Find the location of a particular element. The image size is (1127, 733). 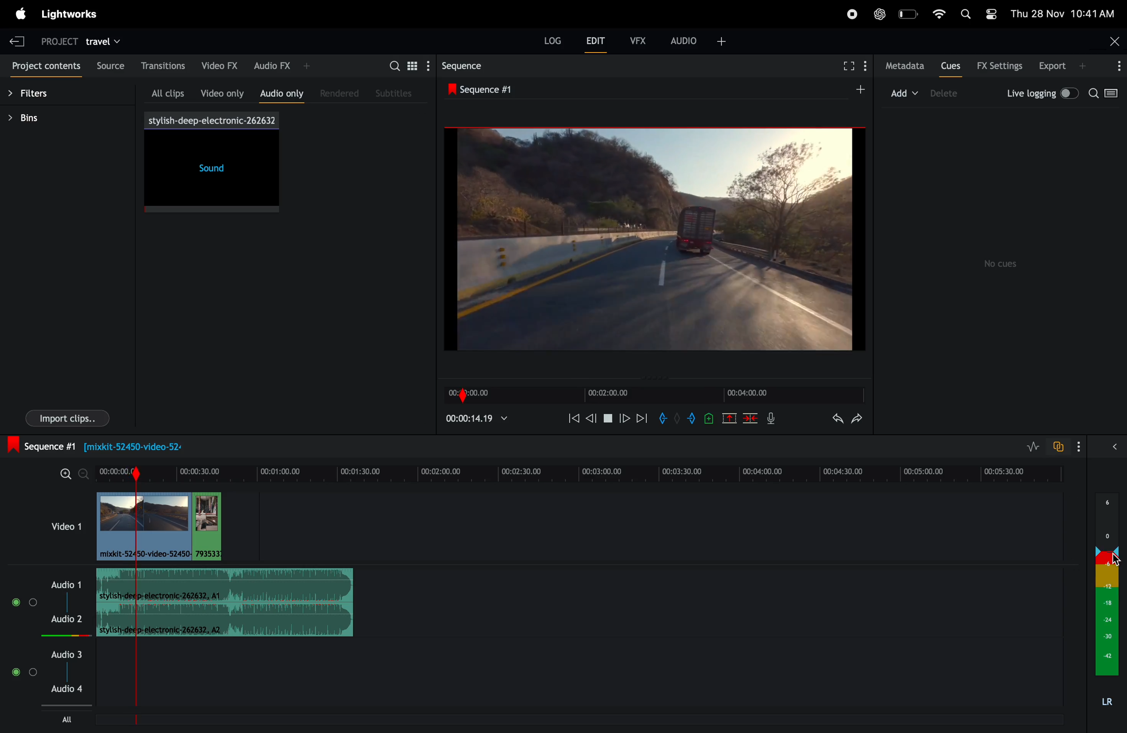

redo is located at coordinates (858, 418).